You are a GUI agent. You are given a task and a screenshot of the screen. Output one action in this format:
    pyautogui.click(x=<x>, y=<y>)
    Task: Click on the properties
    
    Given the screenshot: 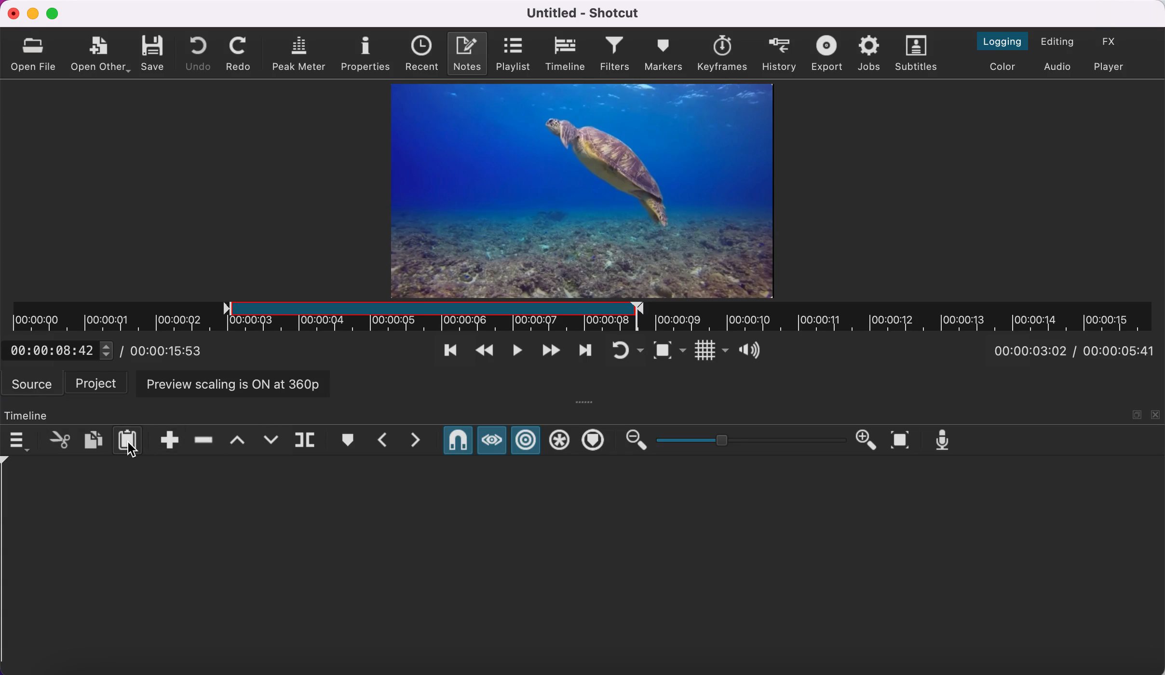 What is the action you would take?
    pyautogui.click(x=366, y=52)
    